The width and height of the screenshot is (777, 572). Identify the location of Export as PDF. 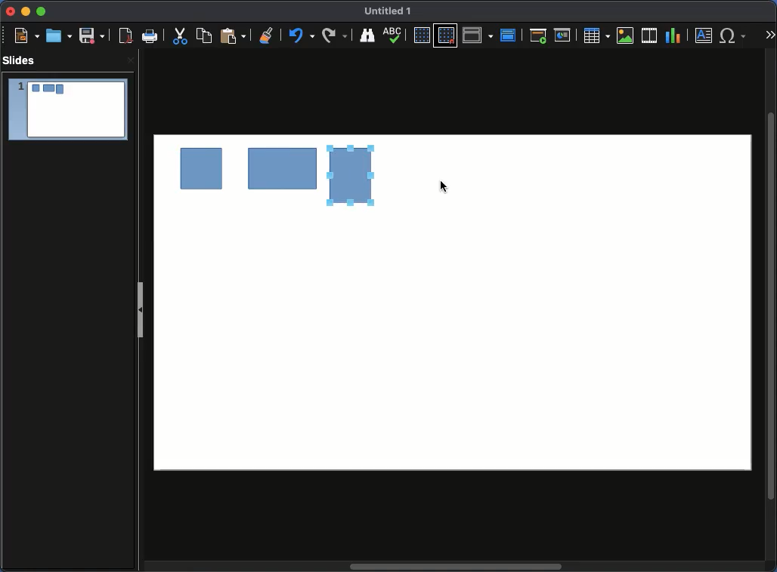
(123, 36).